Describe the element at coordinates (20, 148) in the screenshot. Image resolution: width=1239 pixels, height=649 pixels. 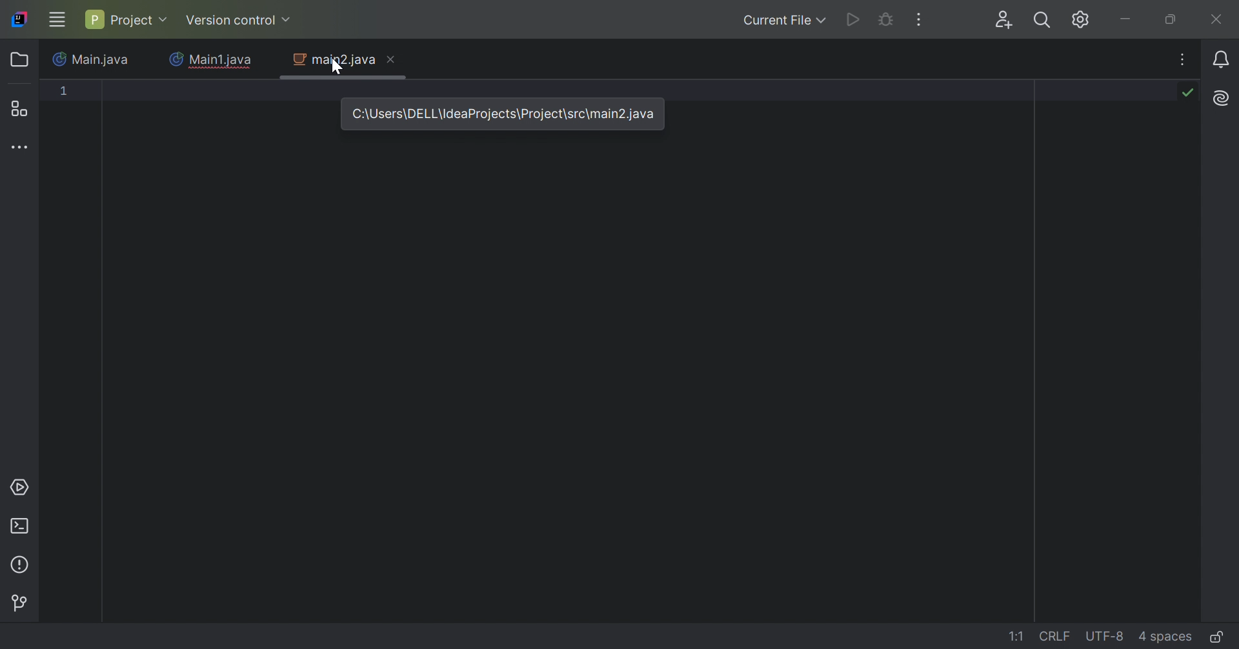
I see `More tool windows` at that location.